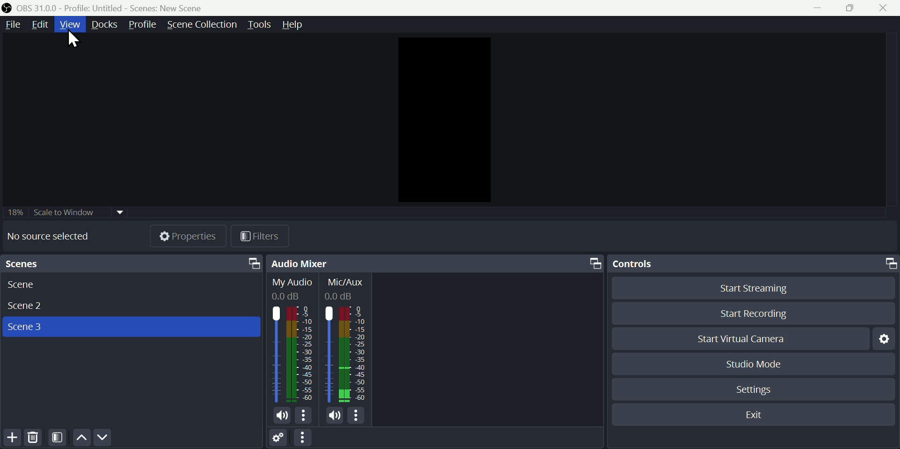  Describe the element at coordinates (188, 235) in the screenshot. I see `Properties` at that location.